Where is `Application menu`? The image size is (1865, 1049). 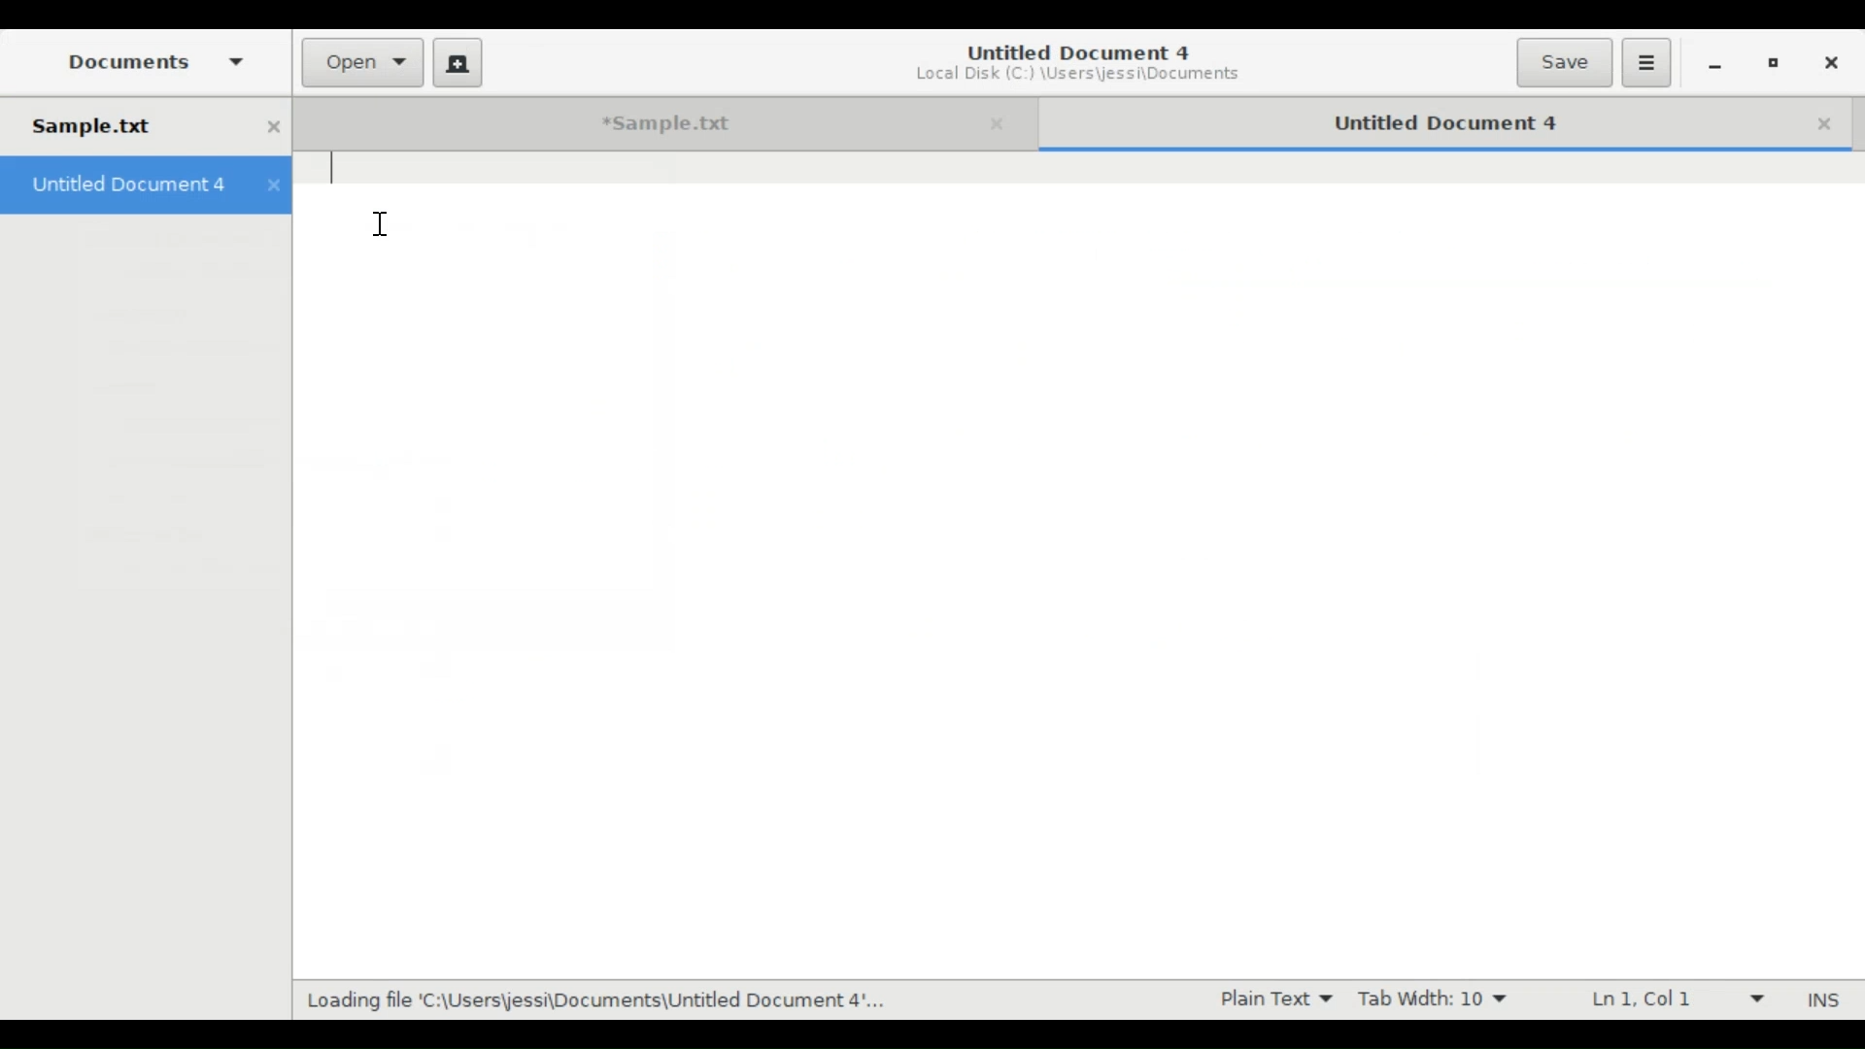 Application menu is located at coordinates (1646, 63).